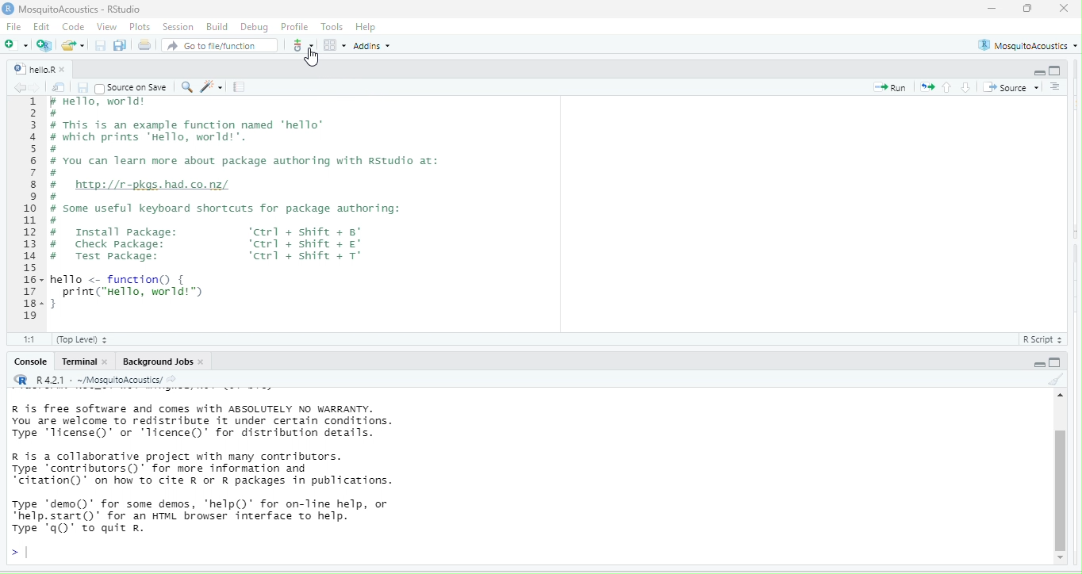 The height and width of the screenshot is (574, 1082). What do you see at coordinates (23, 553) in the screenshot?
I see `typing cursor` at bounding box center [23, 553].